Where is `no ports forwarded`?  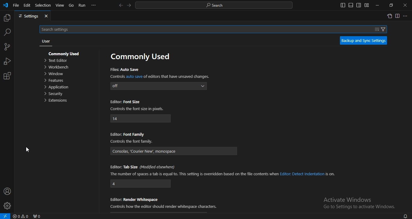 no ports forwarded is located at coordinates (37, 216).